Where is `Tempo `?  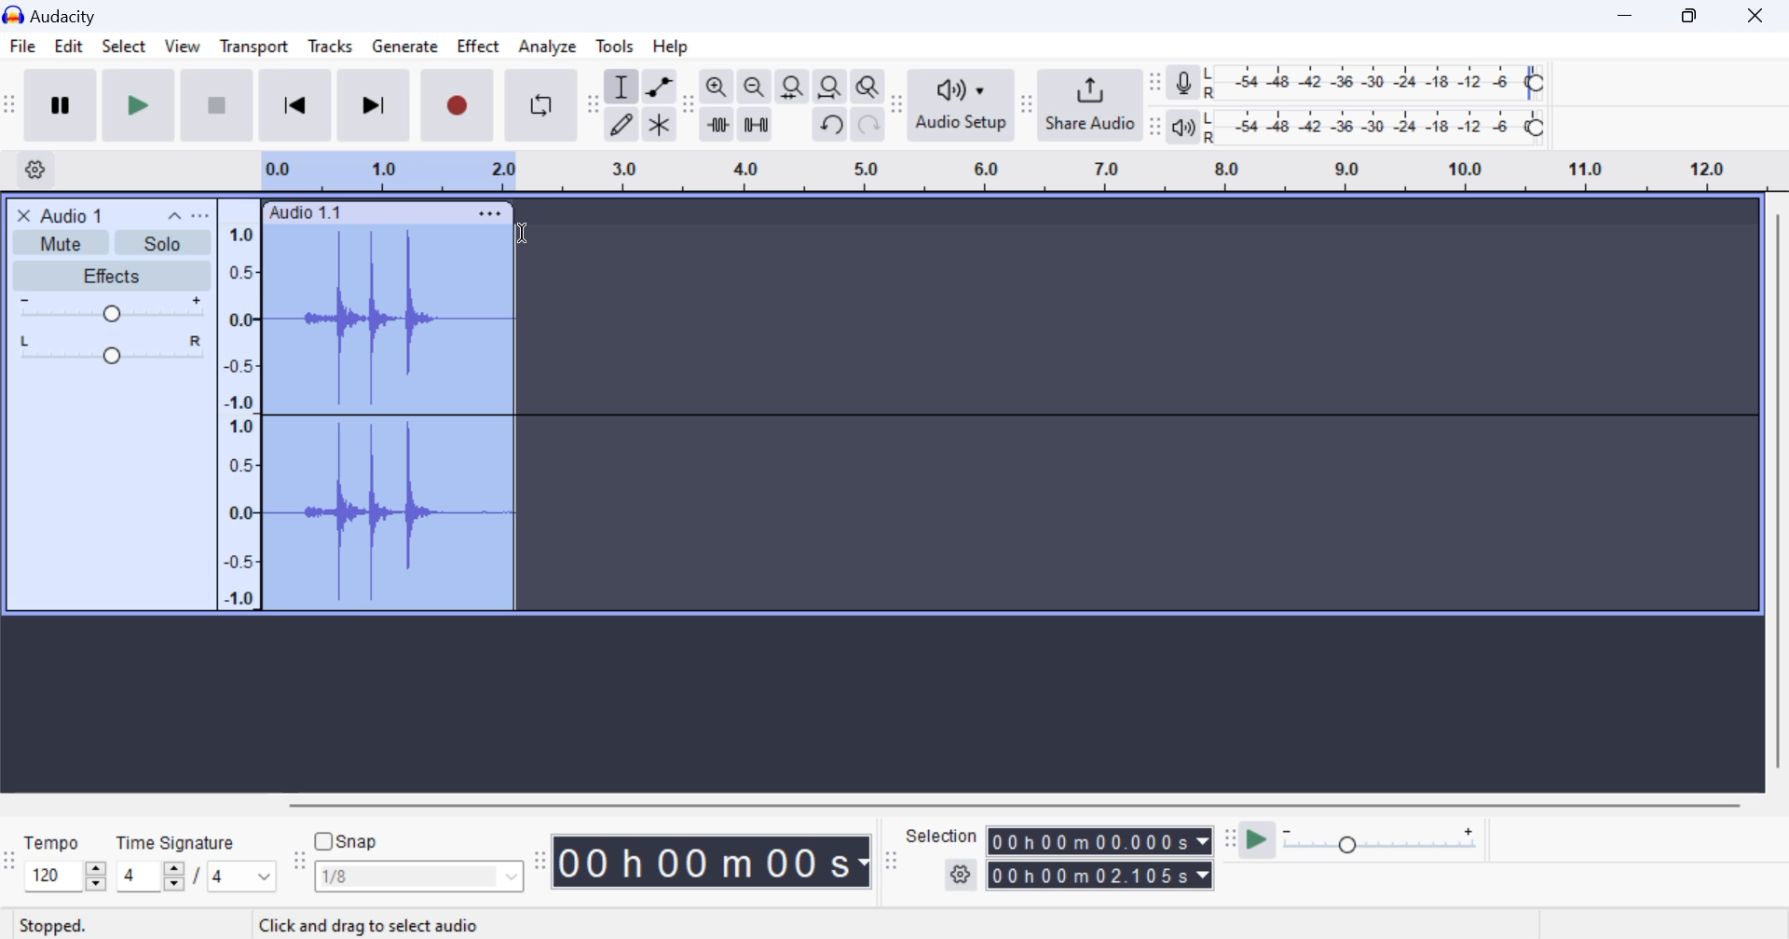
Tempo  is located at coordinates (53, 841).